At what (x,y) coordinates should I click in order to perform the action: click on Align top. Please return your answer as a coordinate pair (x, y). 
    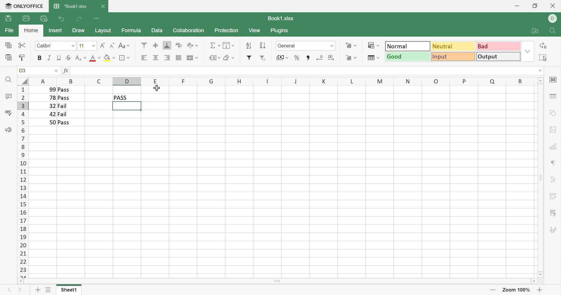
    Looking at the image, I should click on (144, 45).